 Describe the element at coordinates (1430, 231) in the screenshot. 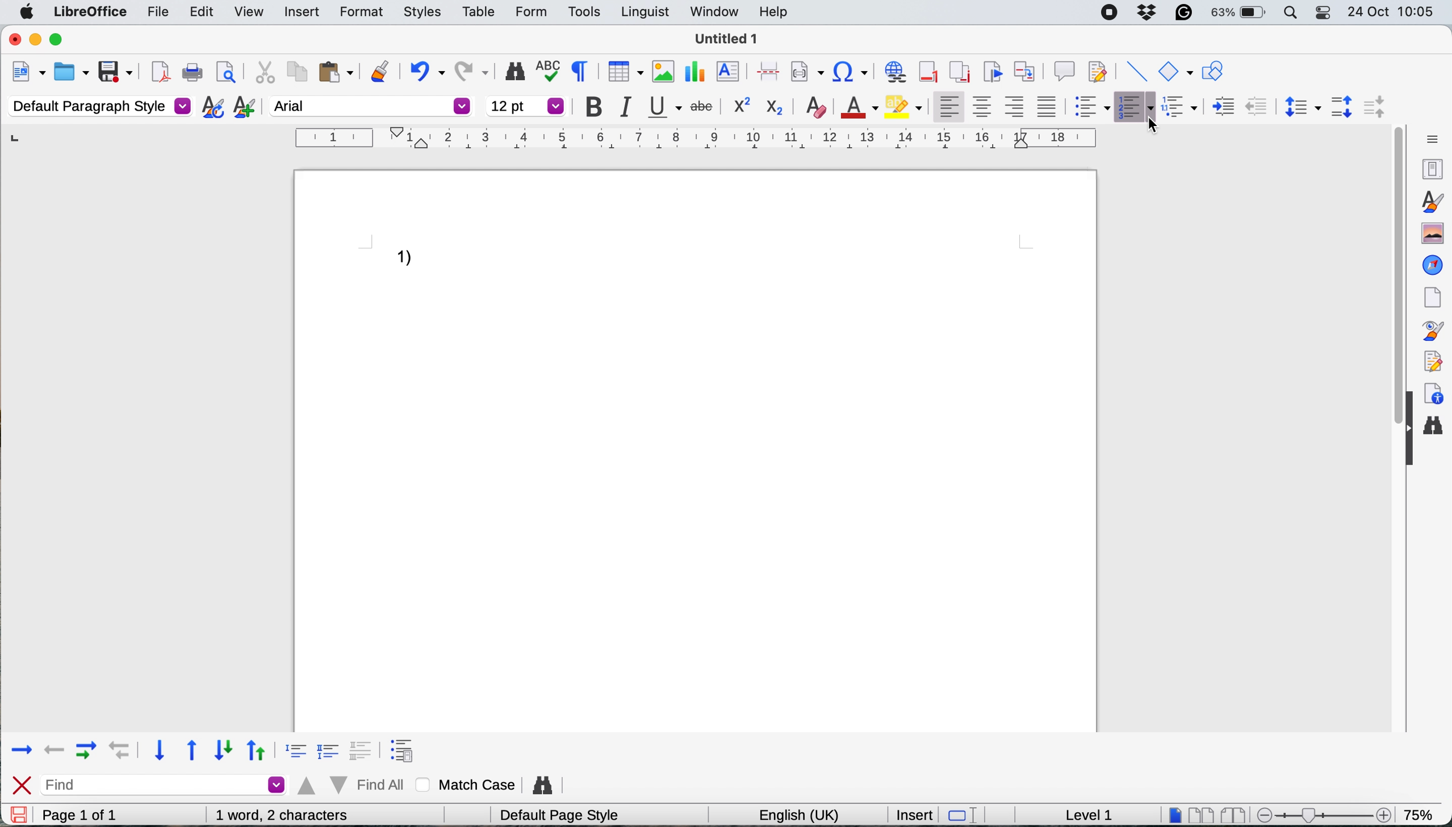

I see `gallery` at that location.